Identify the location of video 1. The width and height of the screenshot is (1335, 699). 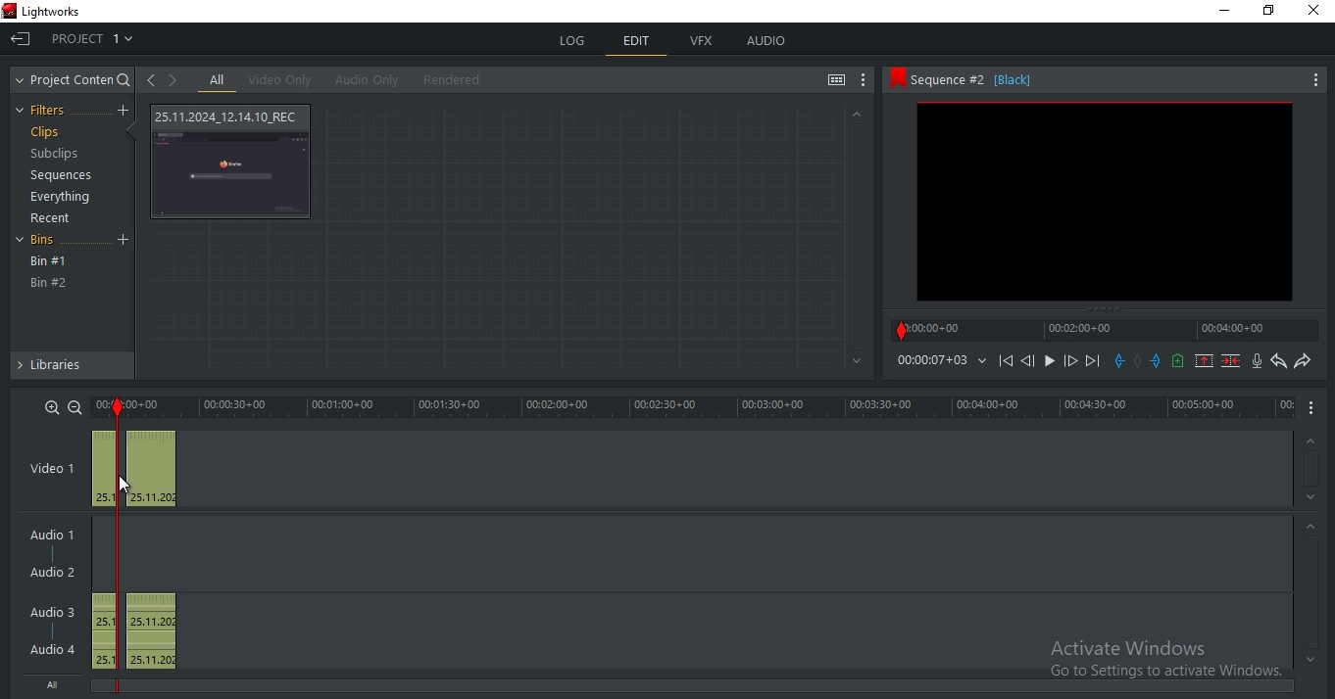
(52, 466).